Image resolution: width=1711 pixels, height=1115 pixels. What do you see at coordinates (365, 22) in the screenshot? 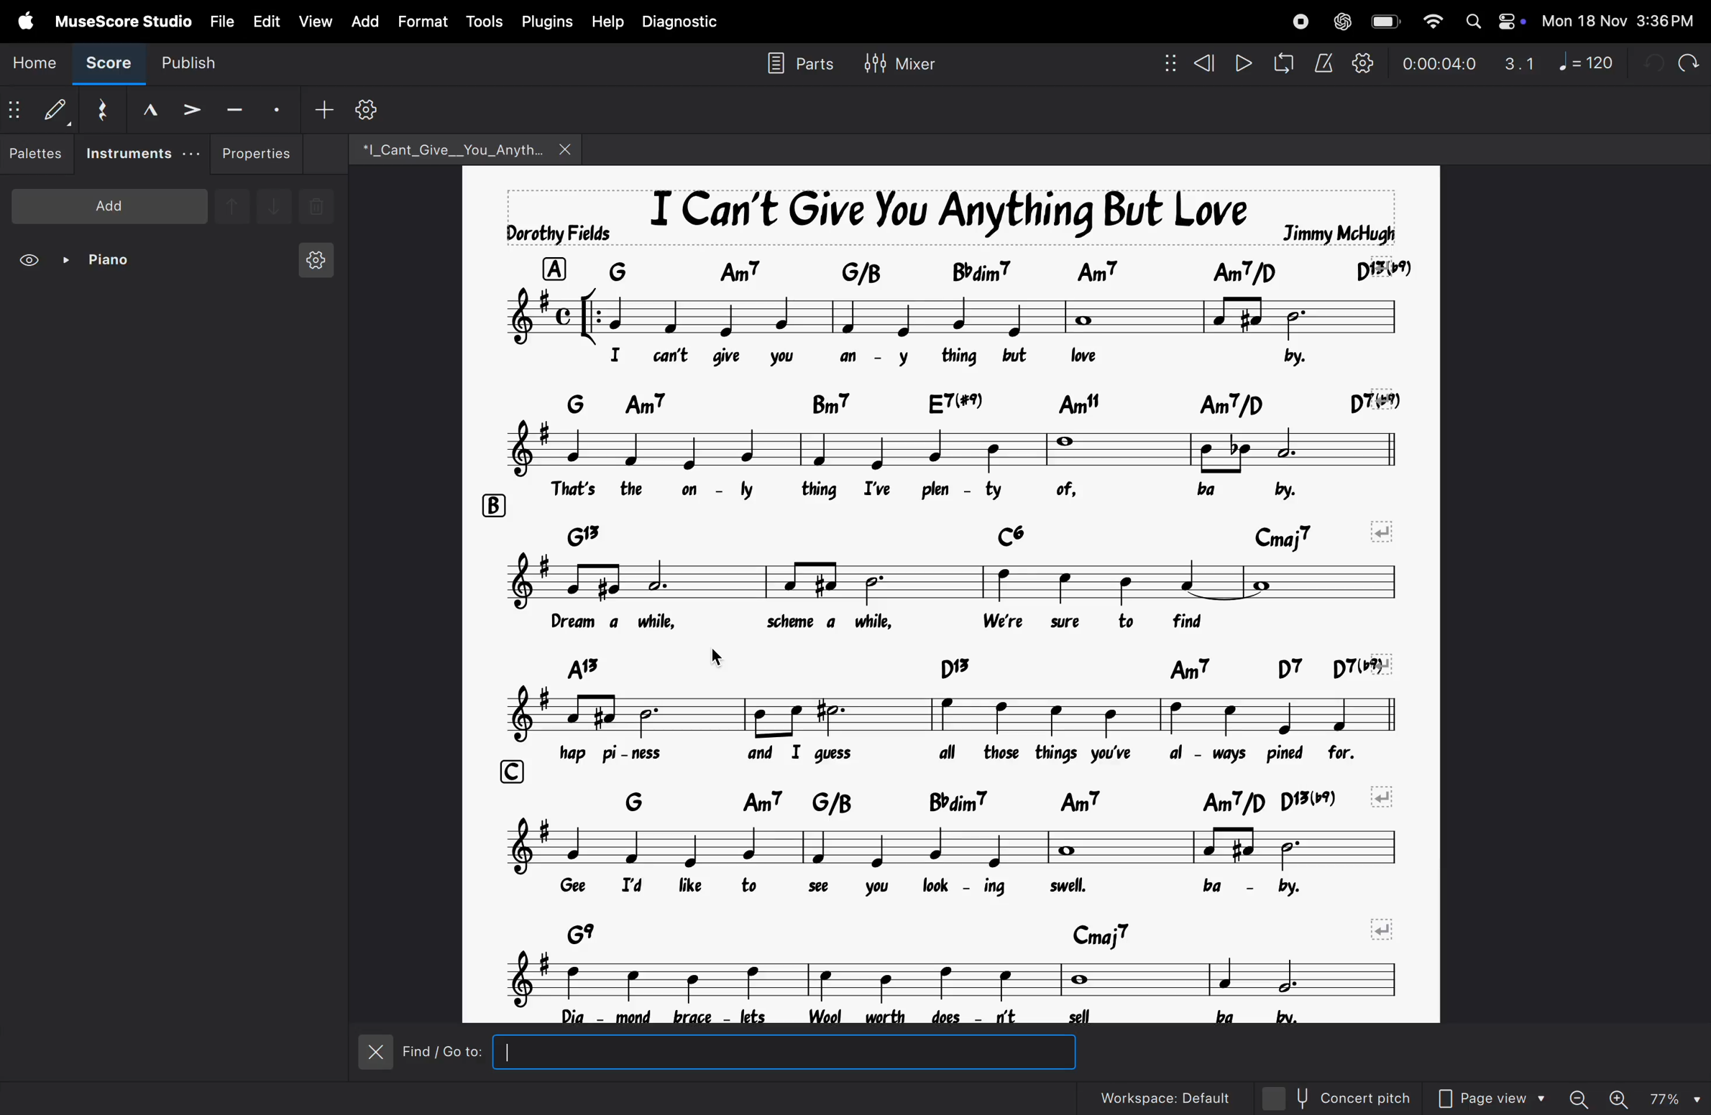
I see `add` at bounding box center [365, 22].